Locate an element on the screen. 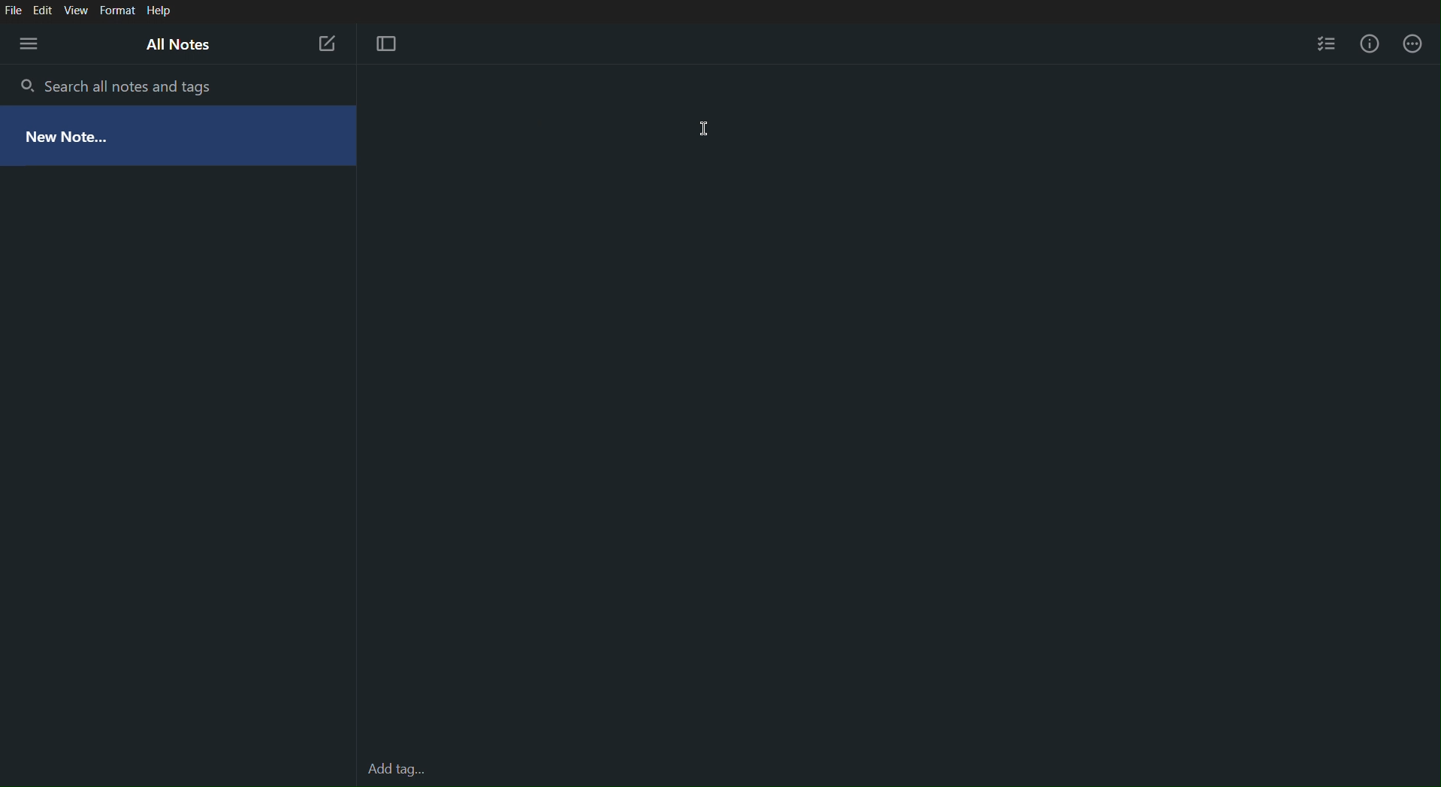 This screenshot has width=1441, height=787. Help is located at coordinates (159, 11).